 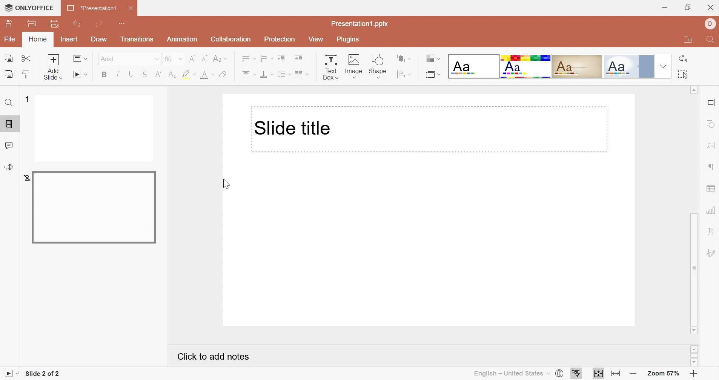 I want to click on 60, so click(x=168, y=59).